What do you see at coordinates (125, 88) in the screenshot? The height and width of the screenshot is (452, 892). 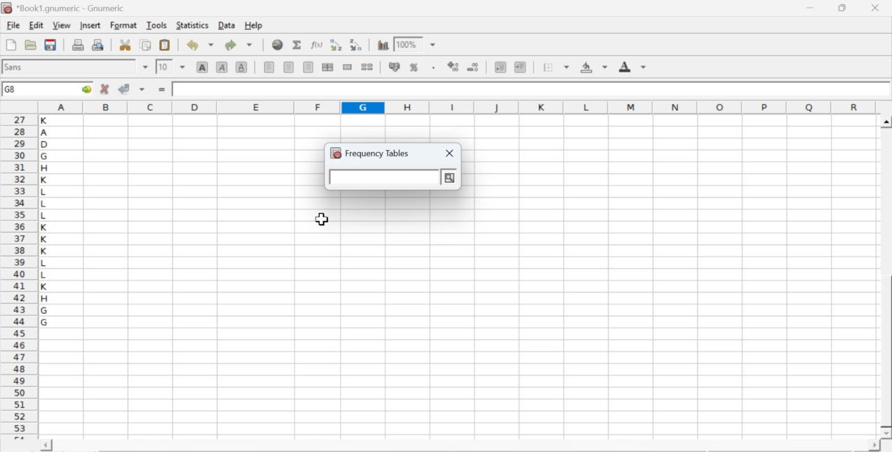 I see `accept changes` at bounding box center [125, 88].